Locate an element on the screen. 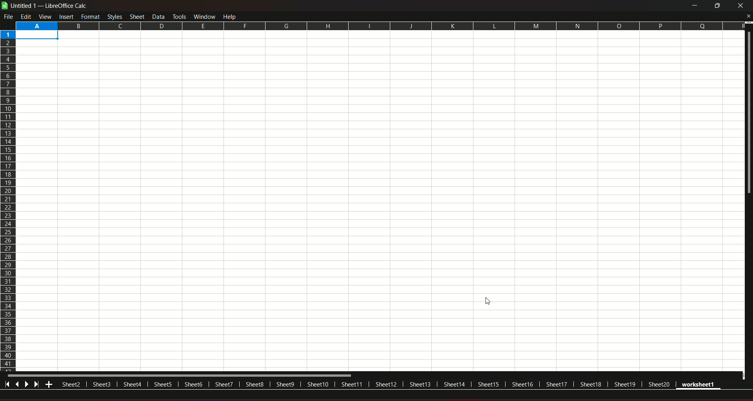 Image resolution: width=753 pixels, height=401 pixels. Data is located at coordinates (159, 16).